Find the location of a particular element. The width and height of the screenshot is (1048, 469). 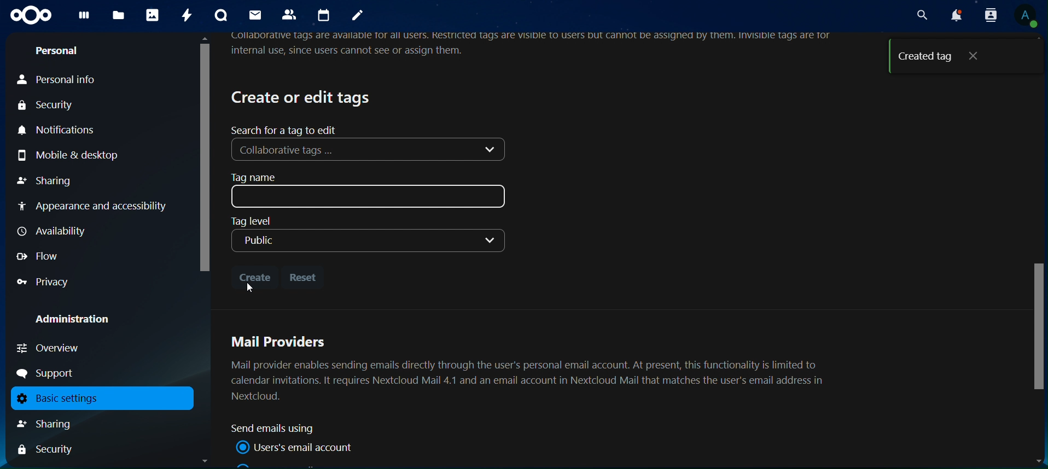

View Profile is located at coordinates (1027, 17).